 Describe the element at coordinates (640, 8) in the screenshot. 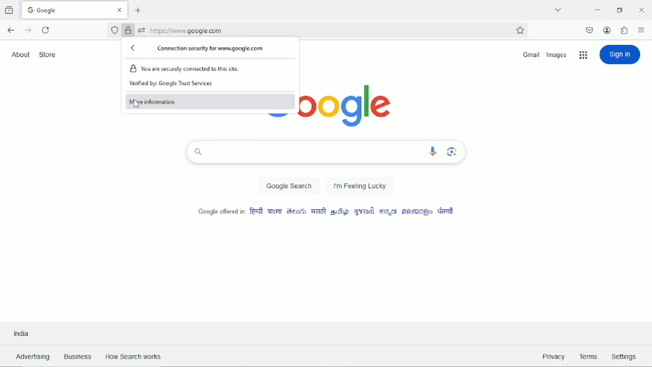

I see `Close` at that location.